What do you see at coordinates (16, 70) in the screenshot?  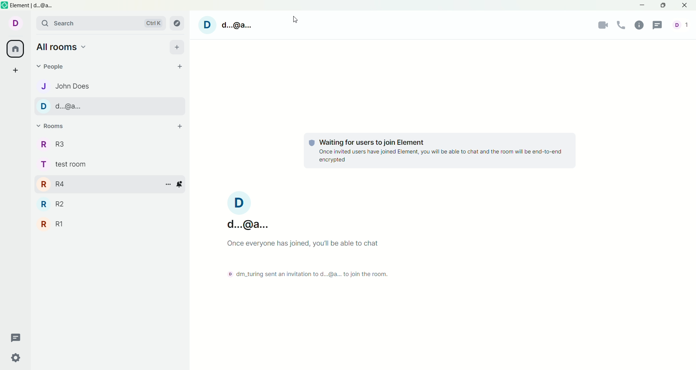 I see `create a space` at bounding box center [16, 70].